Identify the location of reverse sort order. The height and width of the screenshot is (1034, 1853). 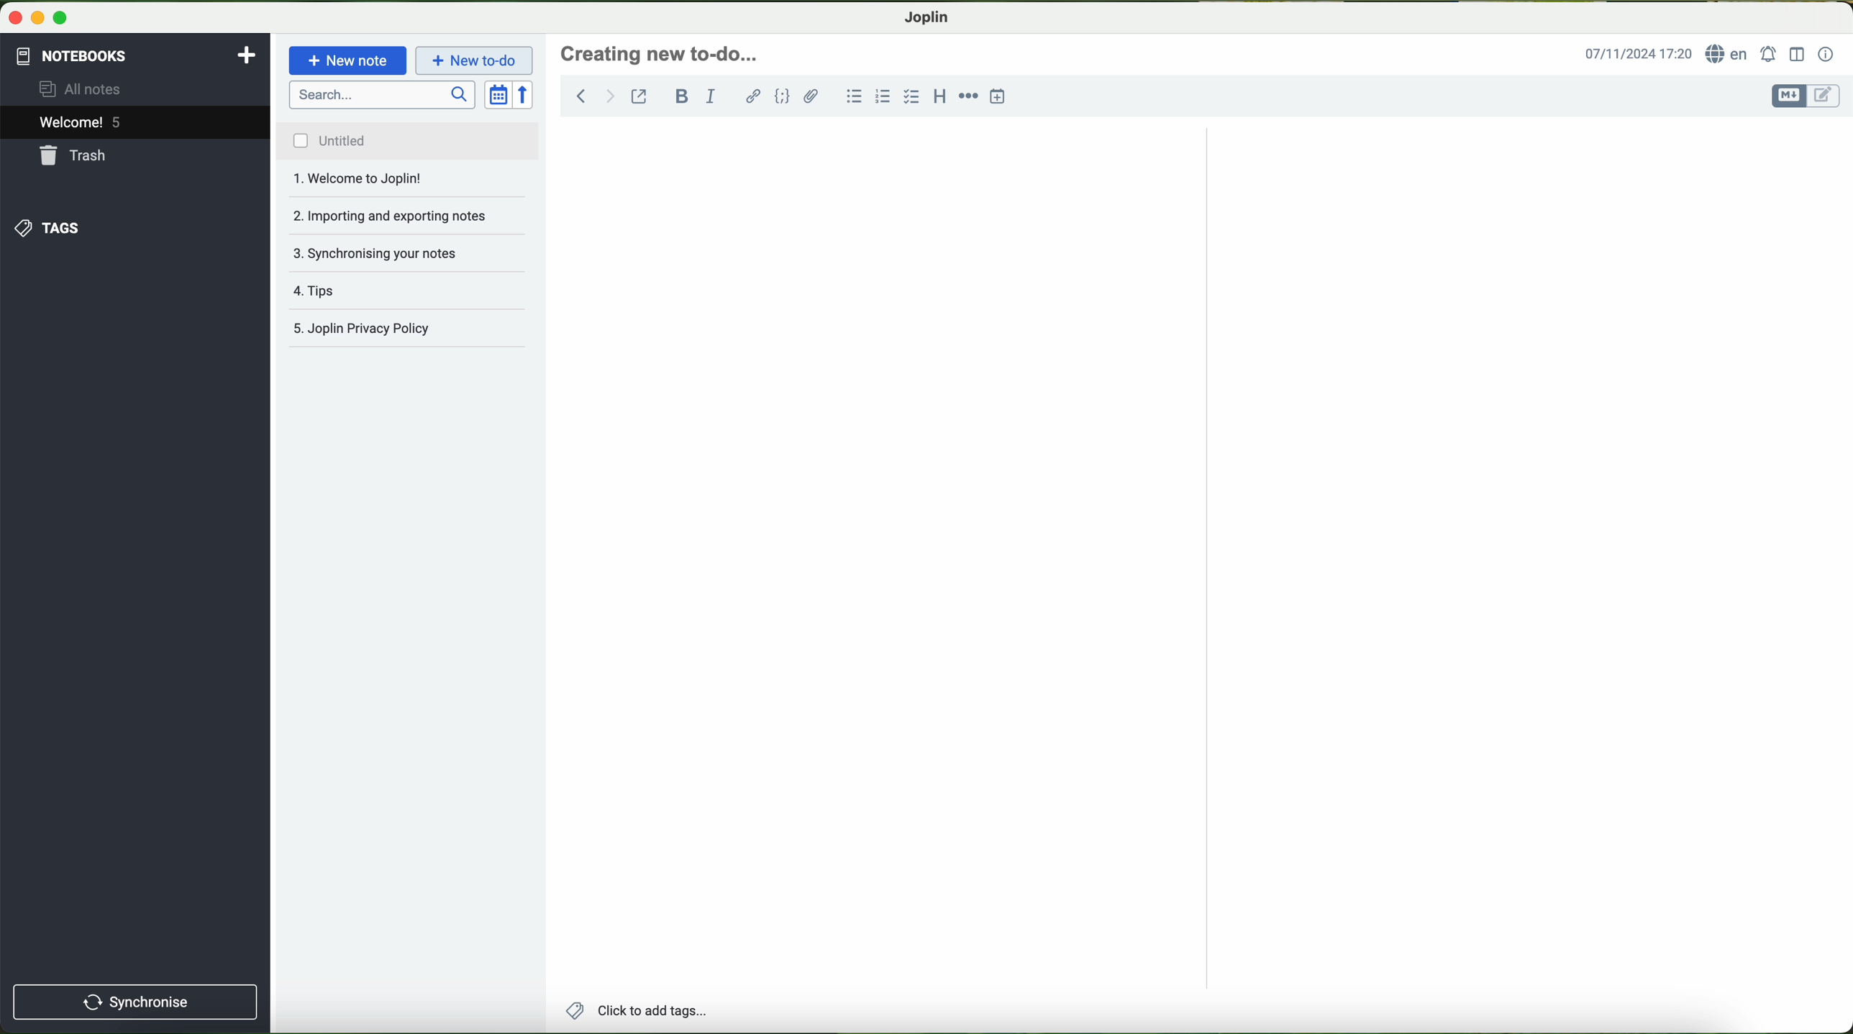
(527, 96).